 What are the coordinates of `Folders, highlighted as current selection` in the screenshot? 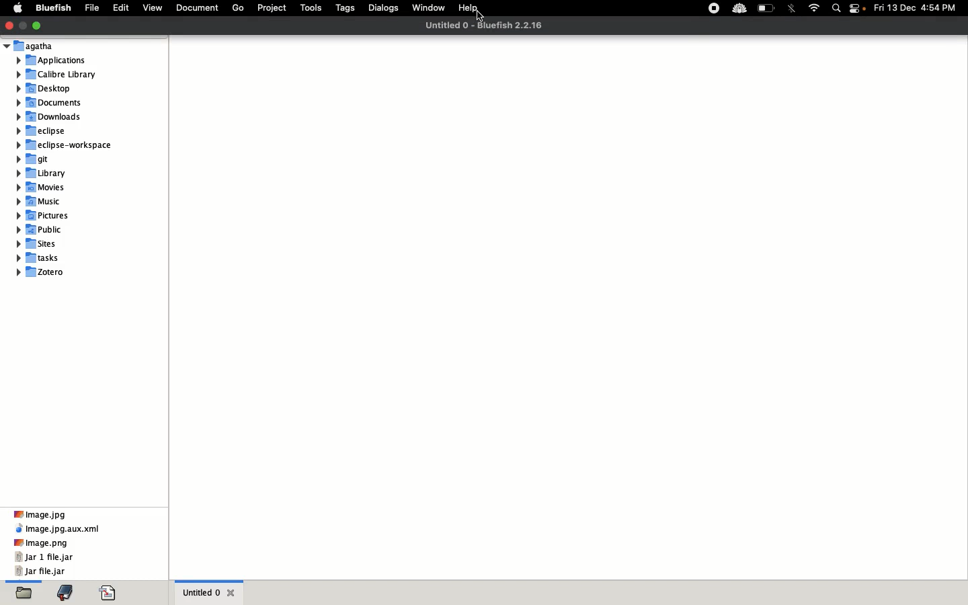 It's located at (24, 590).